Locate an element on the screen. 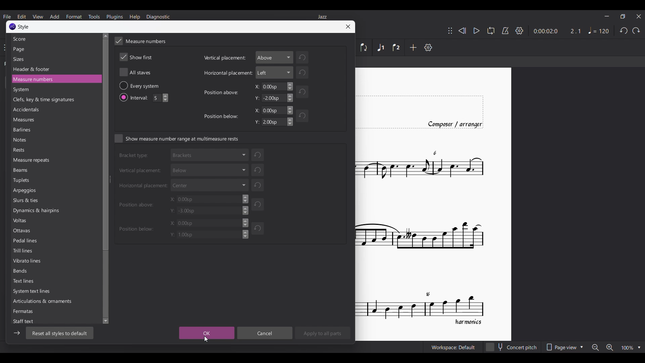 This screenshot has width=645, height=363. y is located at coordinates (210, 211).